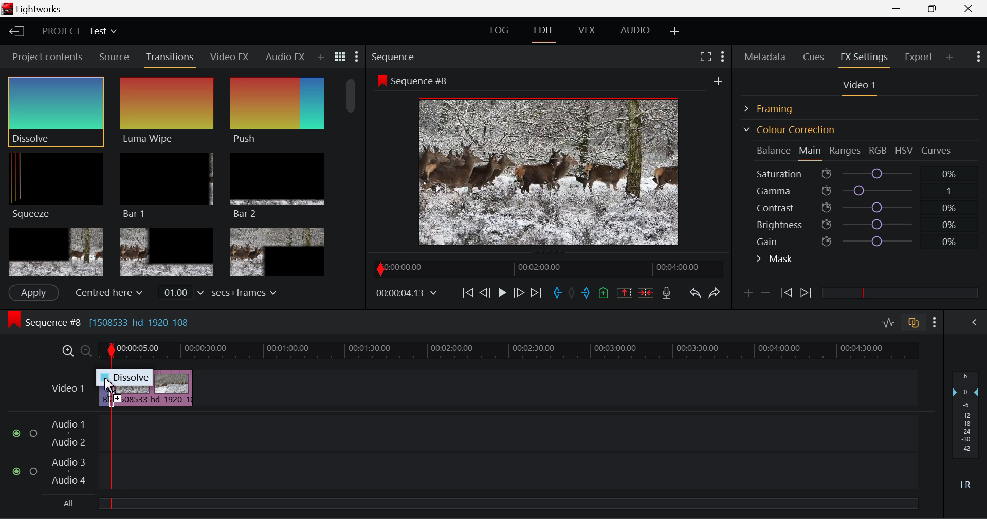 This screenshot has width=987, height=519. What do you see at coordinates (935, 322) in the screenshot?
I see `Show Settings` at bounding box center [935, 322].